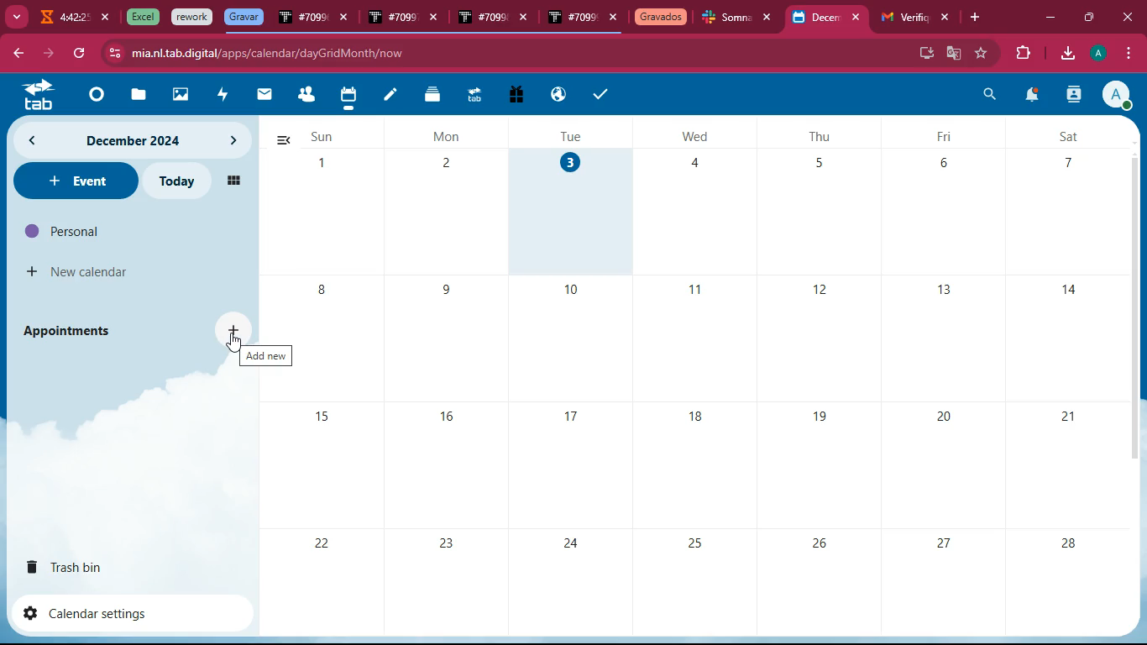  What do you see at coordinates (603, 93) in the screenshot?
I see `taks` at bounding box center [603, 93].